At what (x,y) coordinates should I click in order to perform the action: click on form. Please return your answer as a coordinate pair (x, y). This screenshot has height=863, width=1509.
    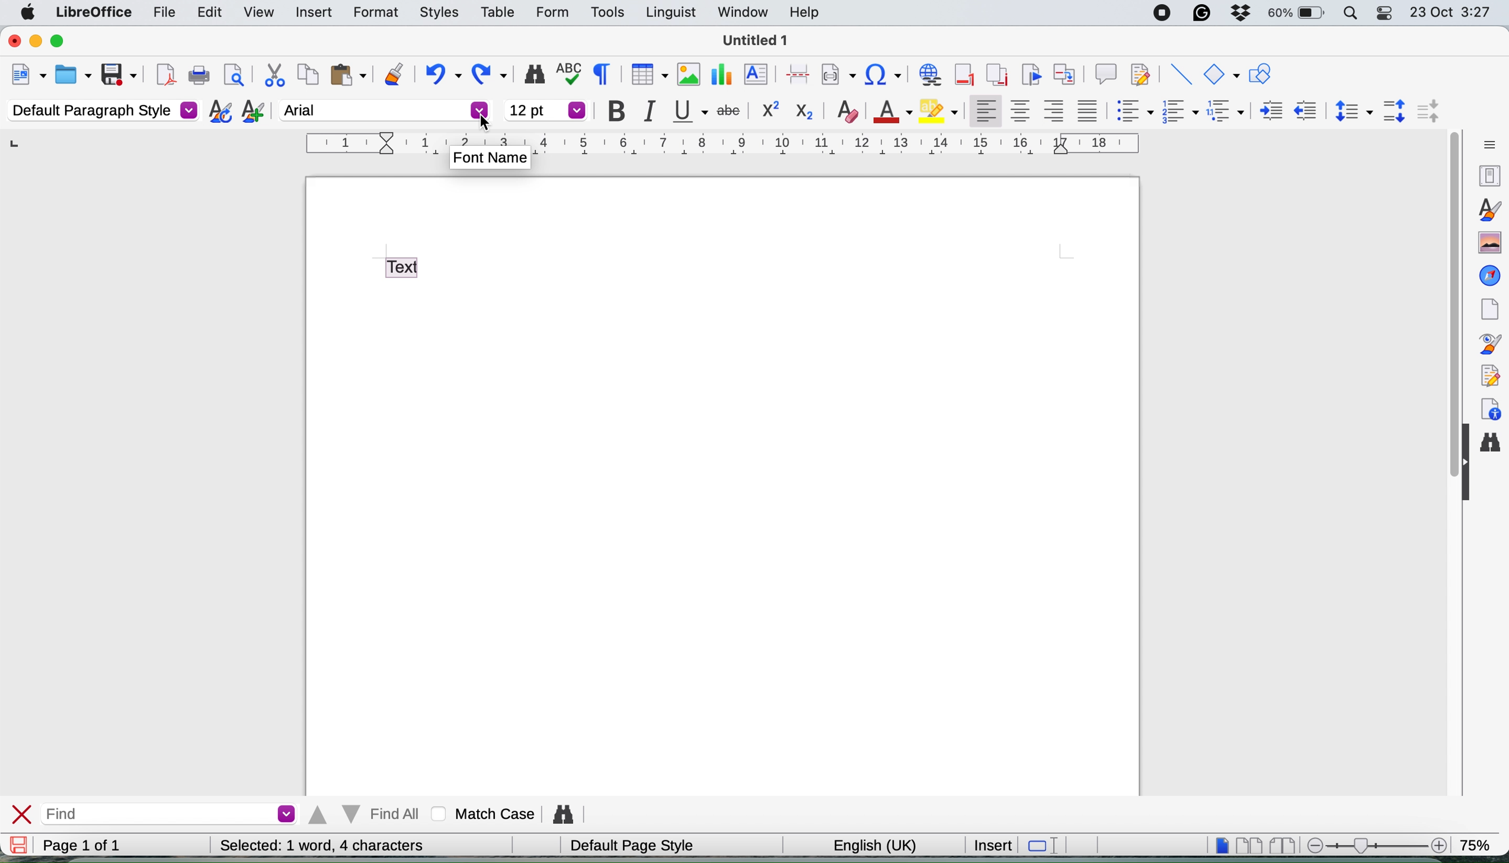
    Looking at the image, I should click on (551, 12).